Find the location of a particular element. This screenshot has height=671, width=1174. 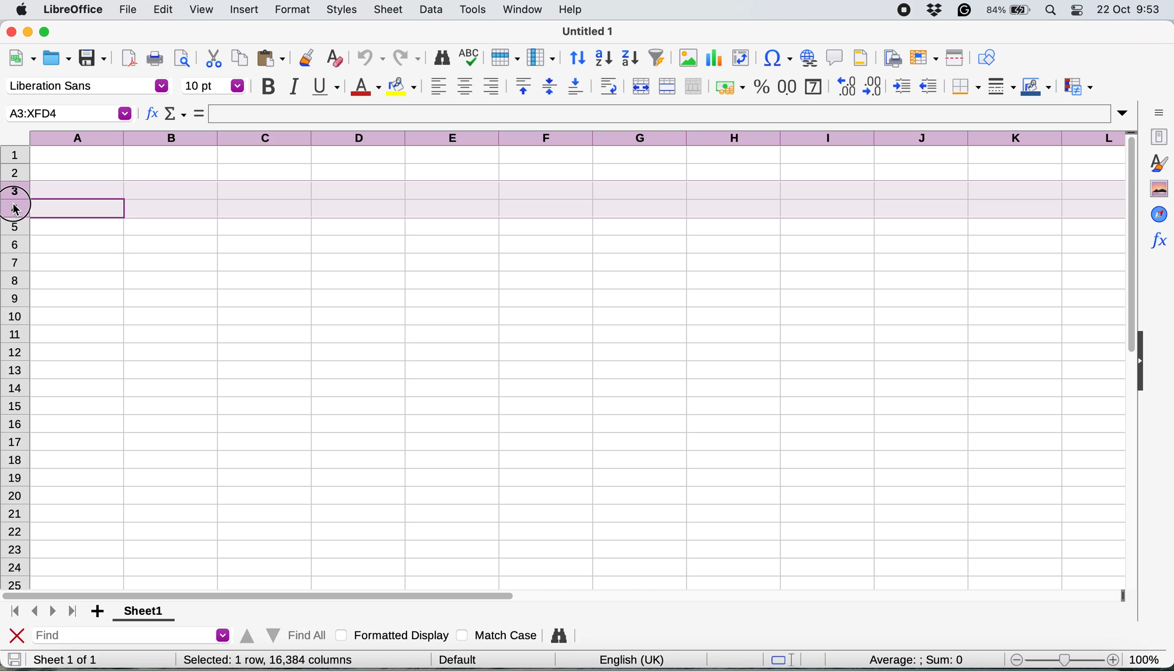

align right is located at coordinates (491, 86).